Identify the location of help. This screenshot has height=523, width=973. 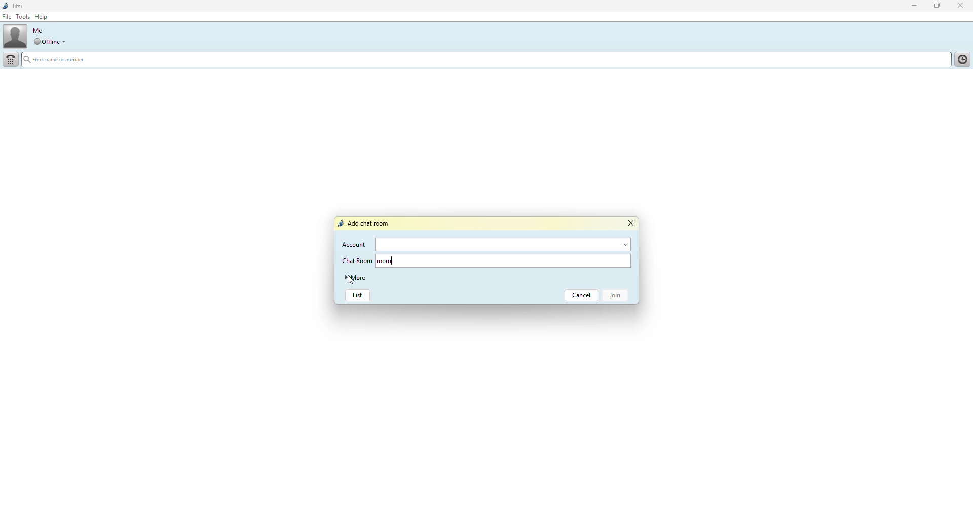
(43, 17).